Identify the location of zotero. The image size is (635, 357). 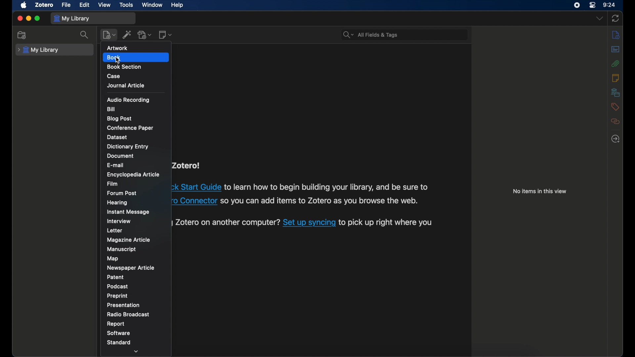
(44, 5).